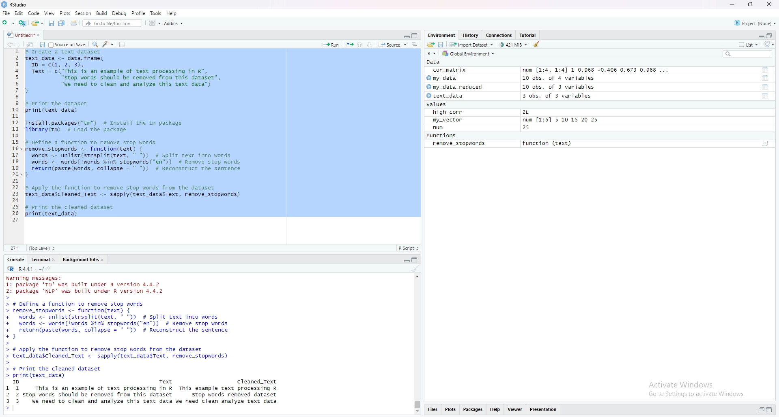  Describe the element at coordinates (441, 136) in the screenshot. I see `functions` at that location.